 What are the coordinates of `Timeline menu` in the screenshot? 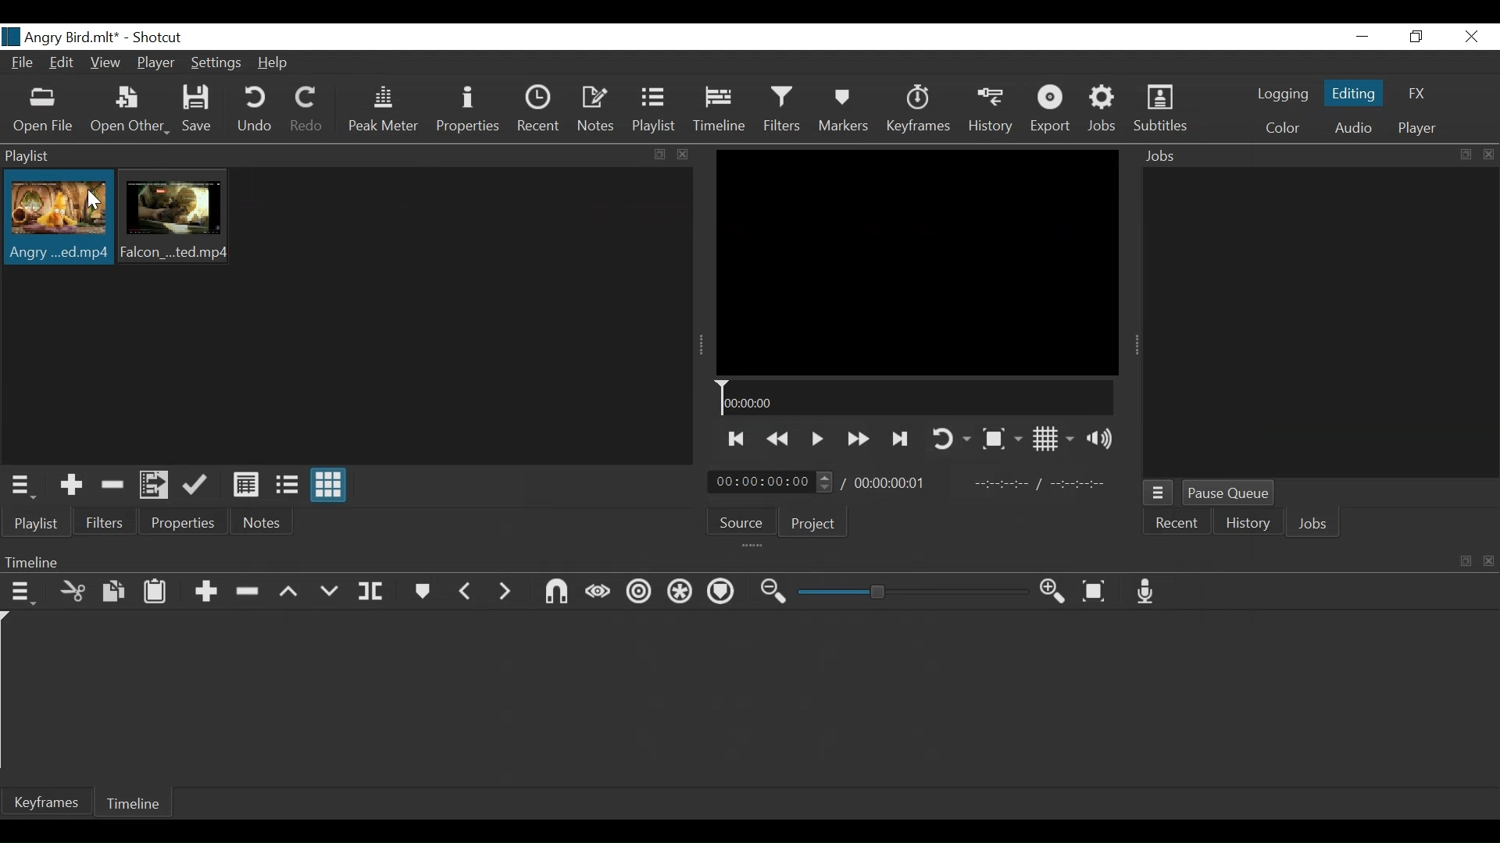 It's located at (746, 561).